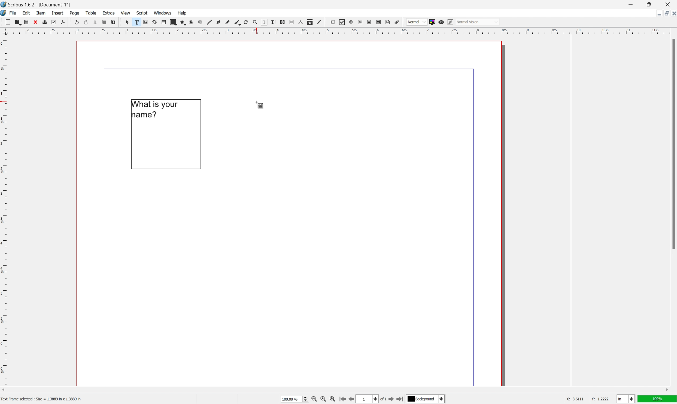 This screenshot has width=677, height=404. What do you see at coordinates (338, 32) in the screenshot?
I see `ruler` at bounding box center [338, 32].